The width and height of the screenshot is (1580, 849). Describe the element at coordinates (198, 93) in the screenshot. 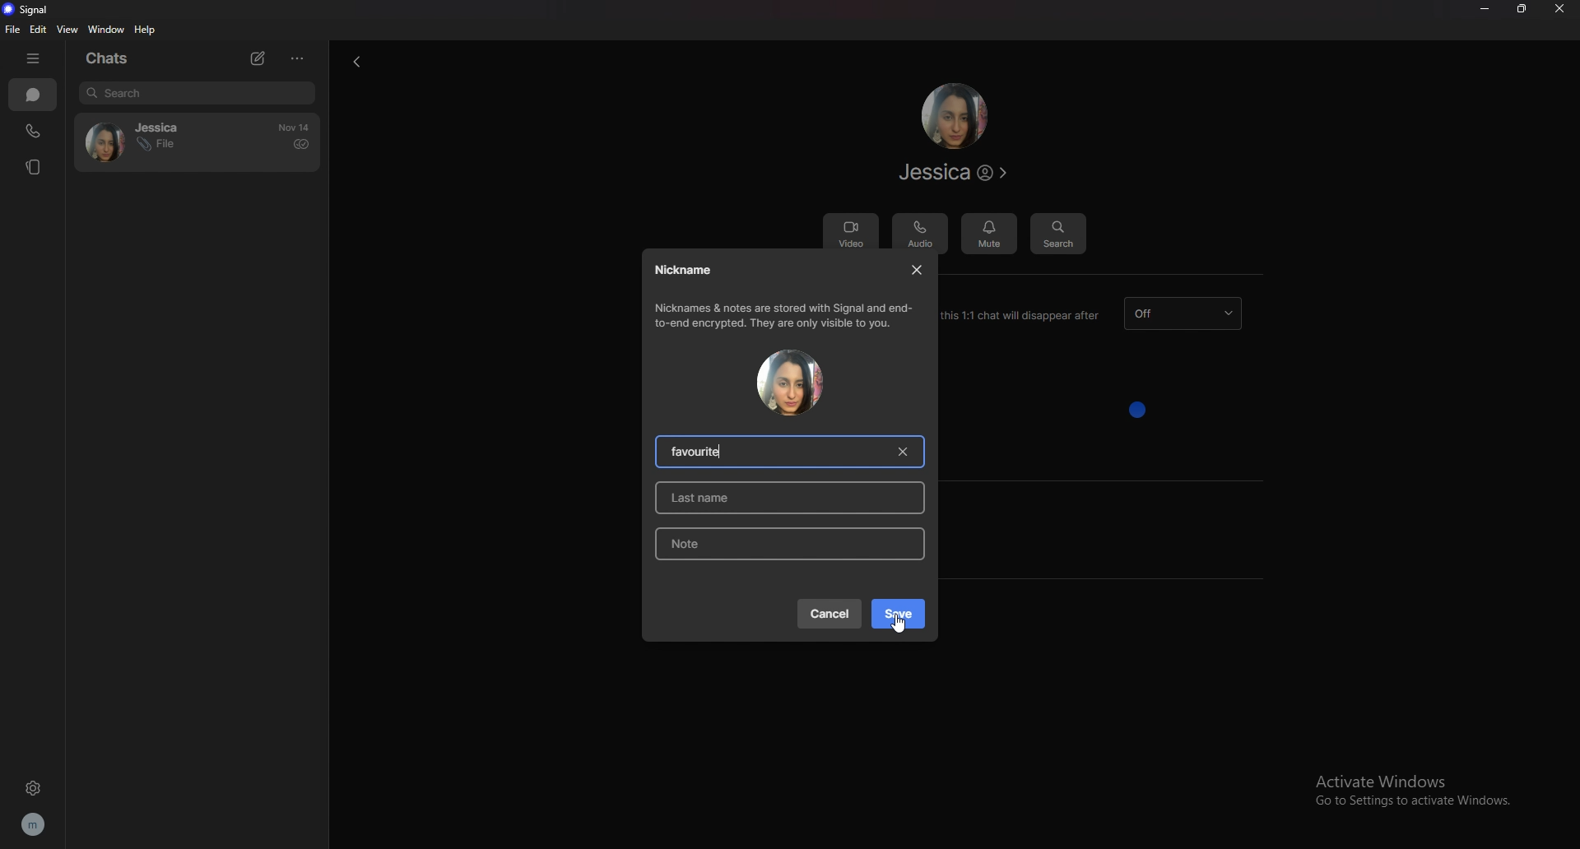

I see `search` at that location.